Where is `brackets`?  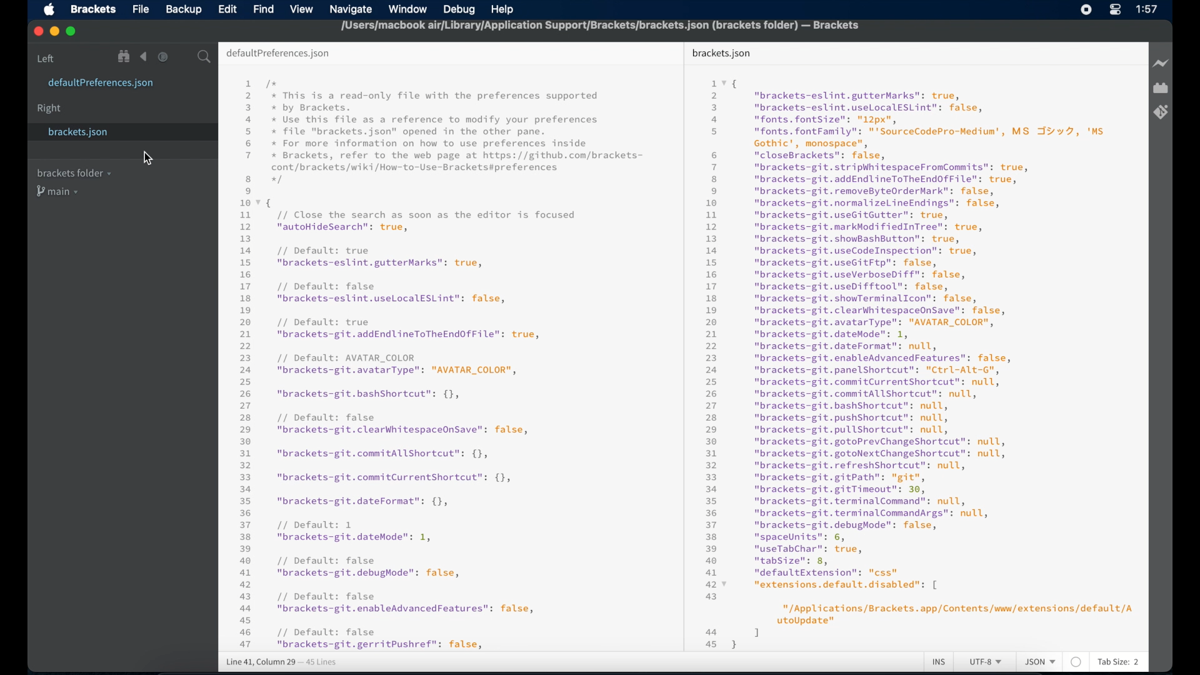 brackets is located at coordinates (94, 9).